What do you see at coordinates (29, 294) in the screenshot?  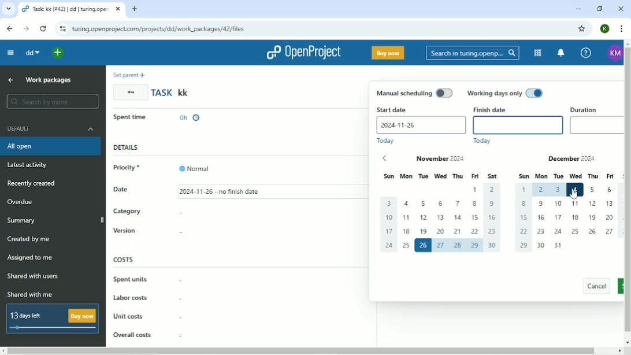 I see `Shared with me` at bounding box center [29, 294].